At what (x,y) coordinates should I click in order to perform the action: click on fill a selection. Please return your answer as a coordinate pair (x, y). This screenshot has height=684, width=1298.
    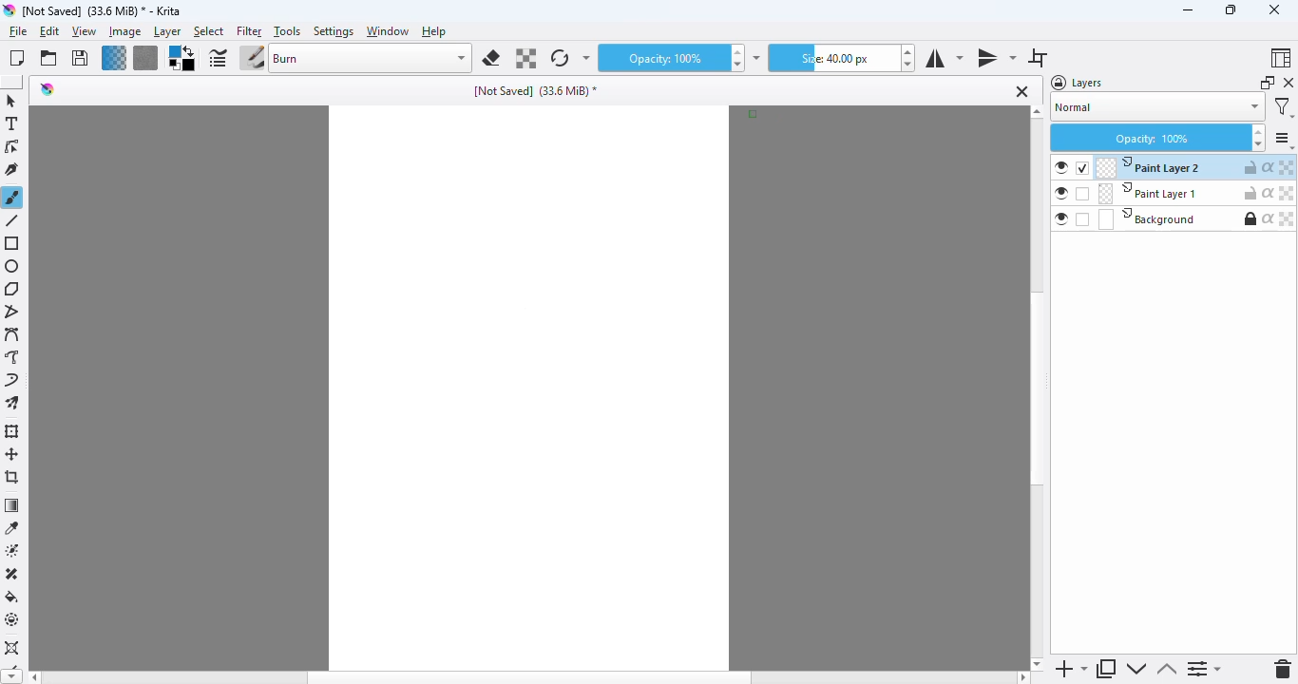
    Looking at the image, I should click on (12, 597).